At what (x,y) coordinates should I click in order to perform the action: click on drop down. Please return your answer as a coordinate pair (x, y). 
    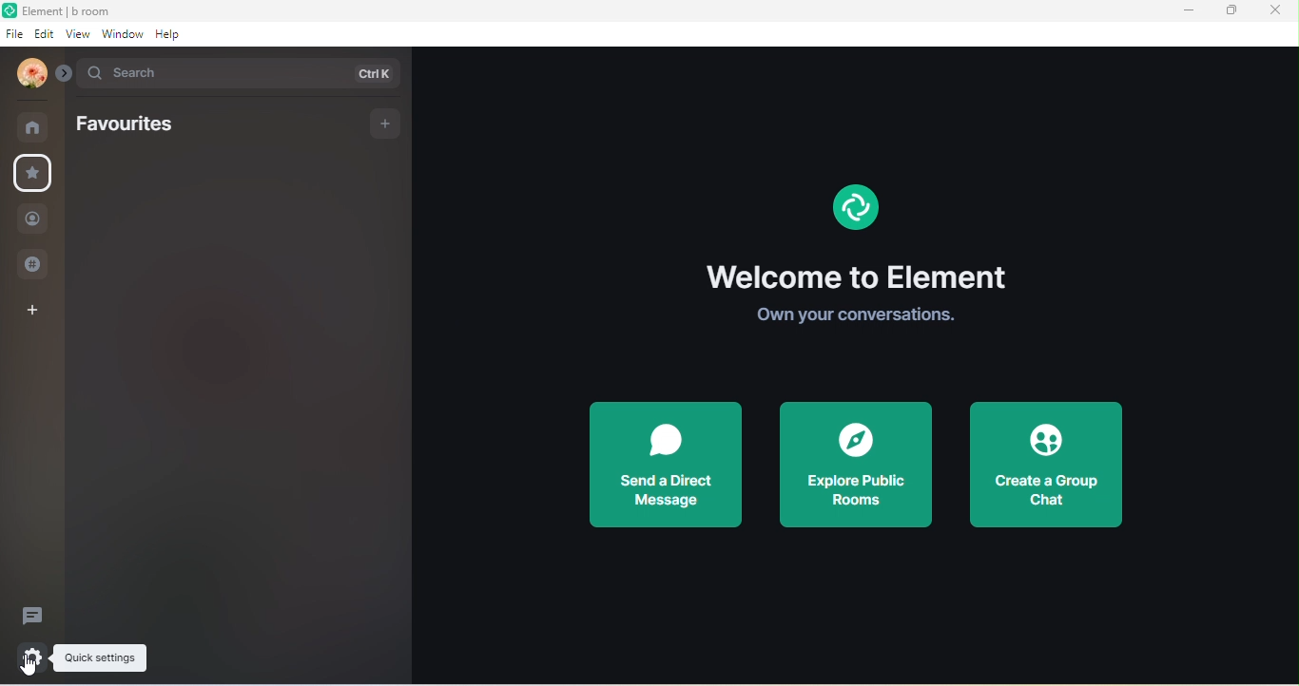
    Looking at the image, I should click on (66, 75).